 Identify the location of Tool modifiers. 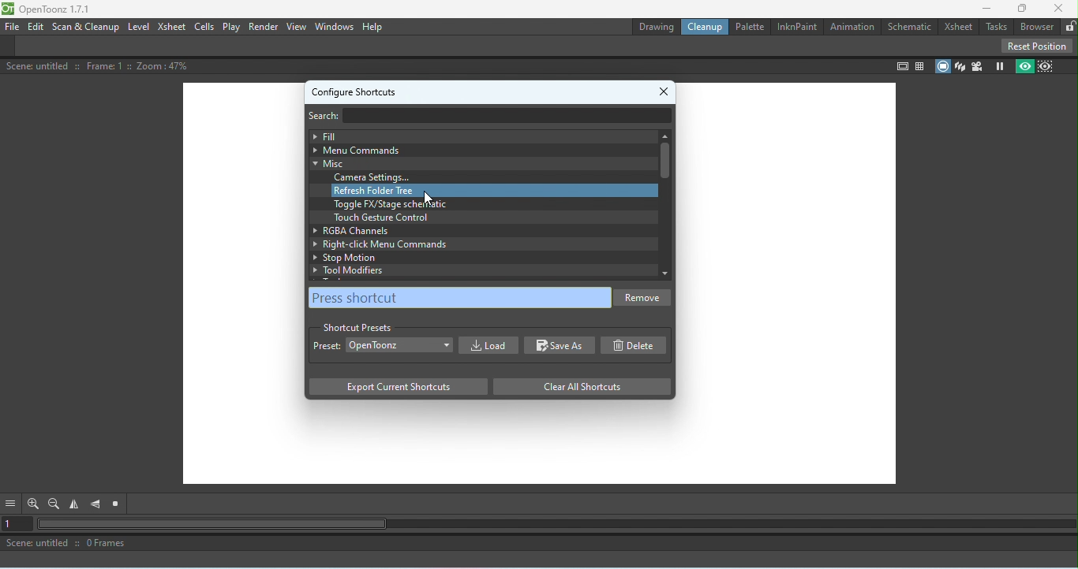
(482, 270).